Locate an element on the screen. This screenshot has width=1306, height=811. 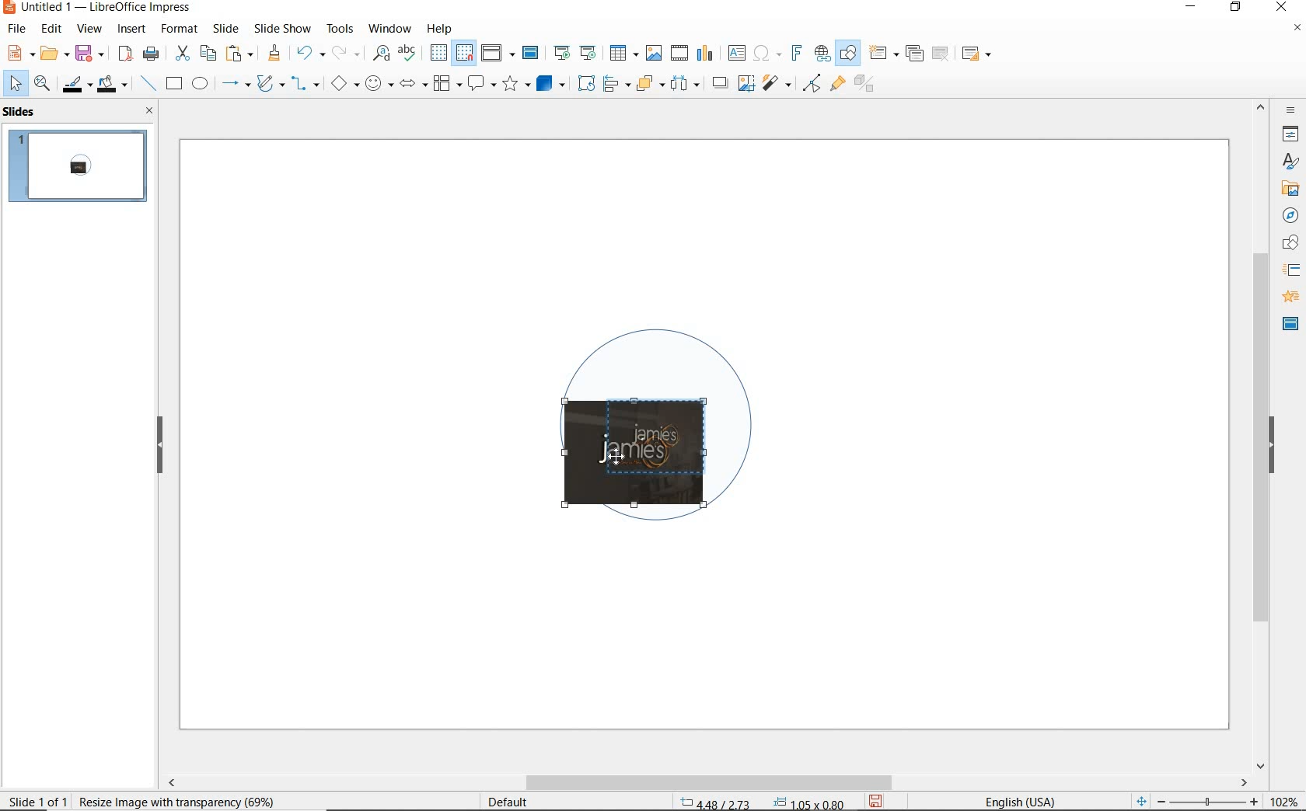
paste is located at coordinates (240, 54).